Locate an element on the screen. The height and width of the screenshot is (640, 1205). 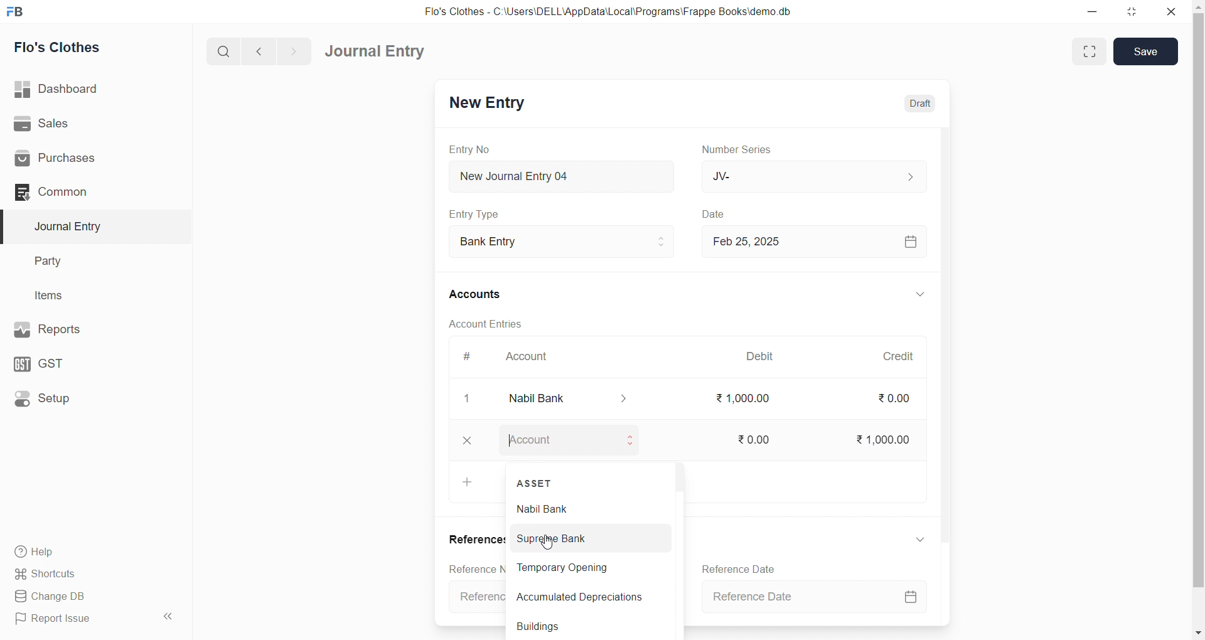
Account Entries is located at coordinates (491, 323).